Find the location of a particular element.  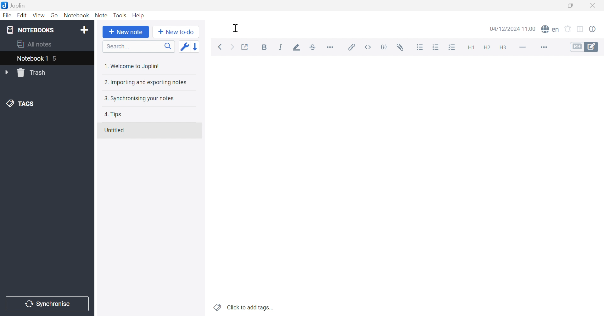

Close is located at coordinates (594, 6).